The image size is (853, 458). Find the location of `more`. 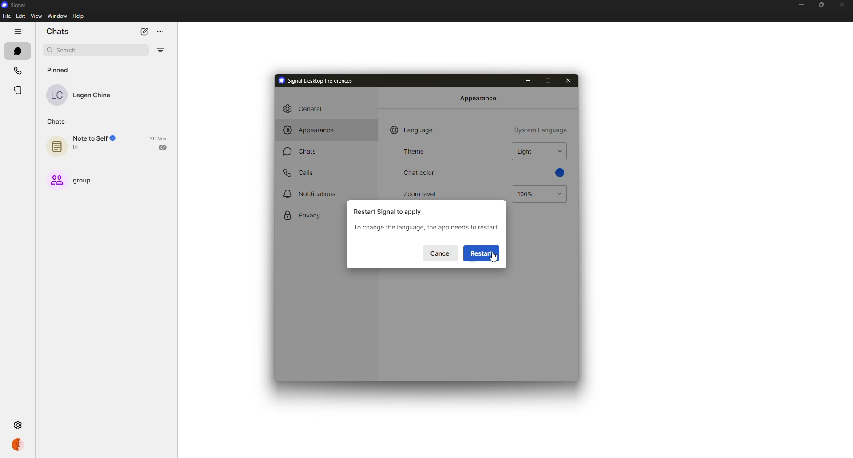

more is located at coordinates (161, 32).